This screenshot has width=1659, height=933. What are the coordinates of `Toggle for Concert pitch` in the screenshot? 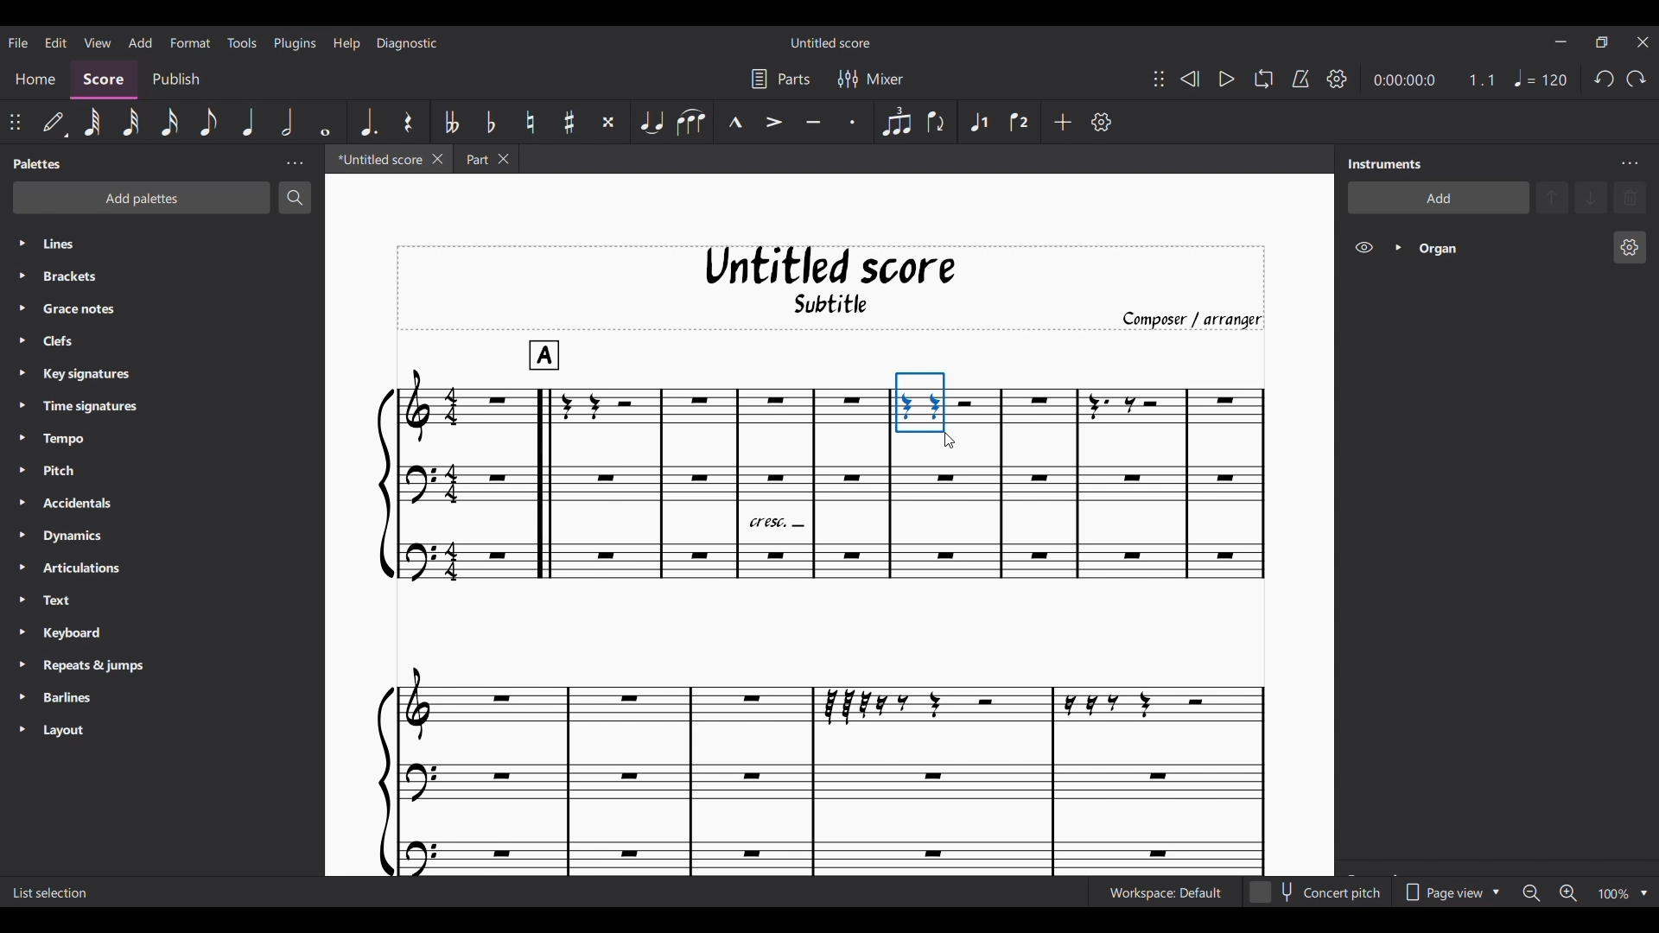 It's located at (1317, 892).